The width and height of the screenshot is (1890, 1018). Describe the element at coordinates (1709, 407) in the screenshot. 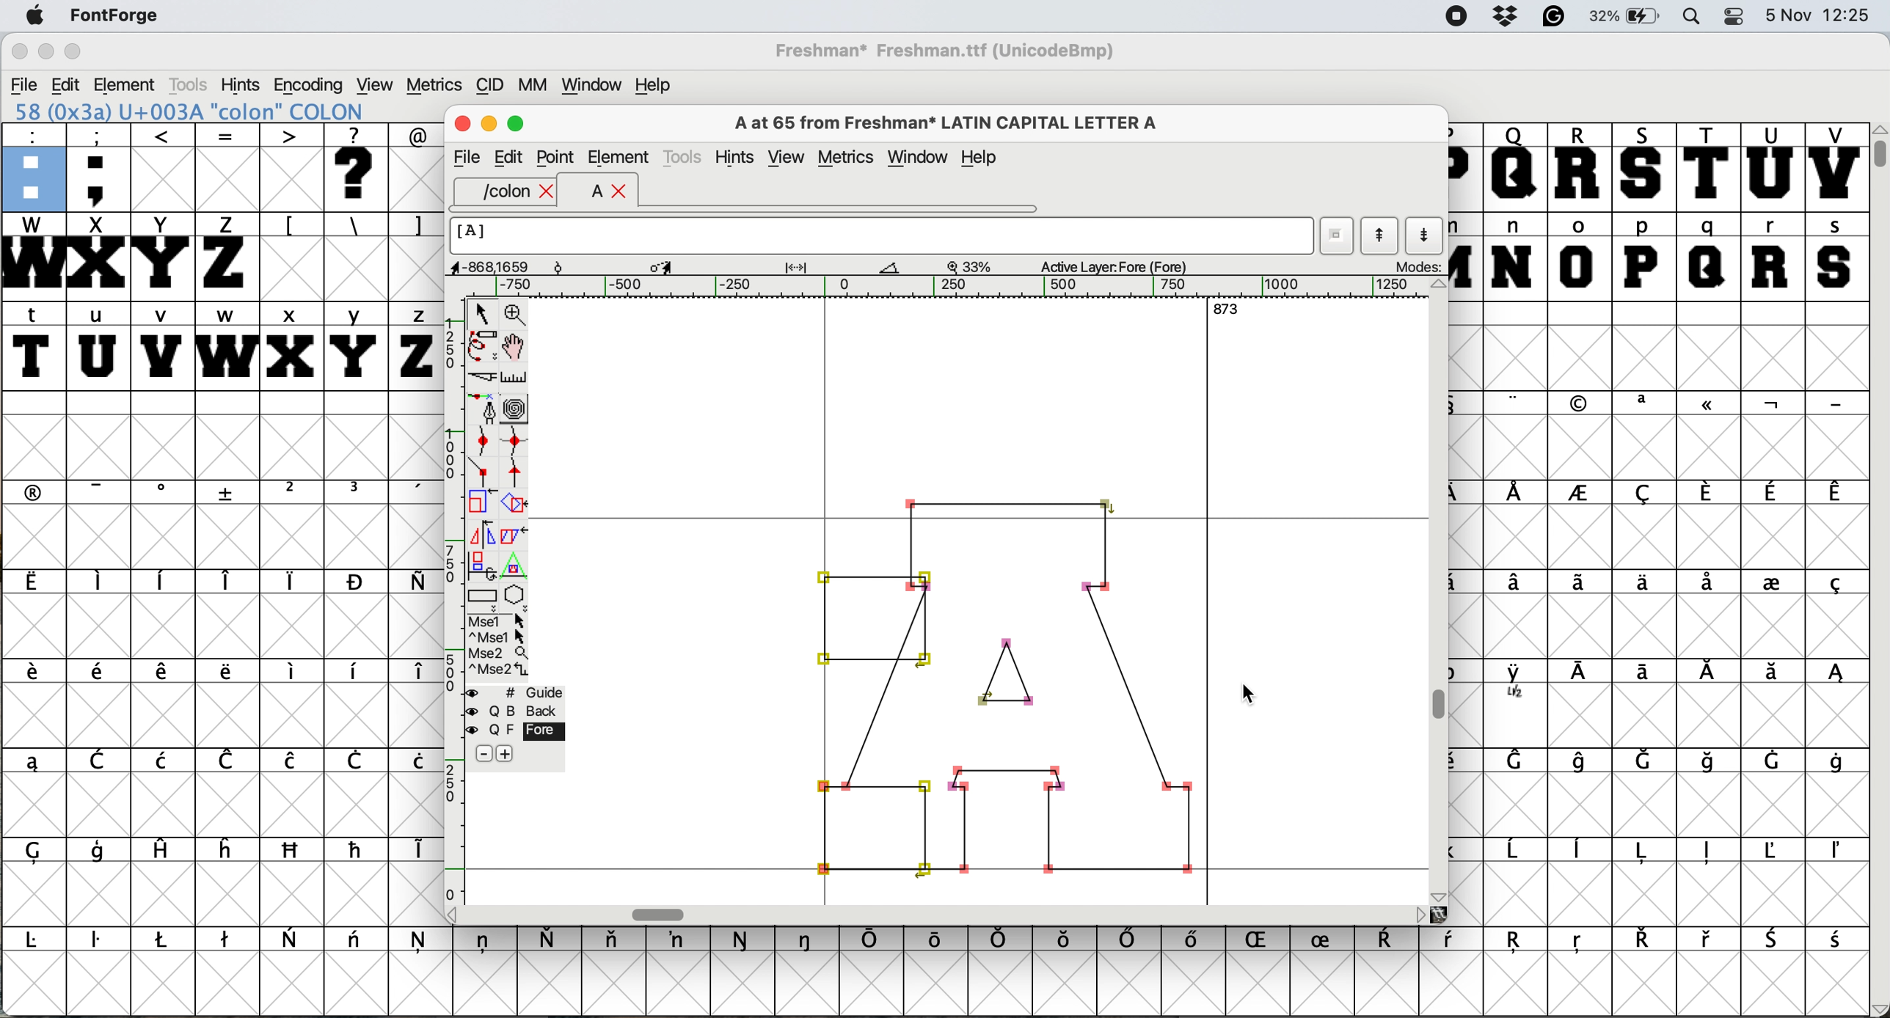

I see `symbol` at that location.